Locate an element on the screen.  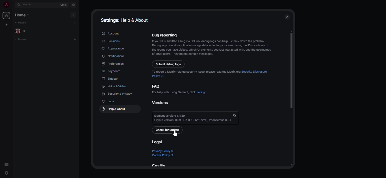
sessions is located at coordinates (112, 41).